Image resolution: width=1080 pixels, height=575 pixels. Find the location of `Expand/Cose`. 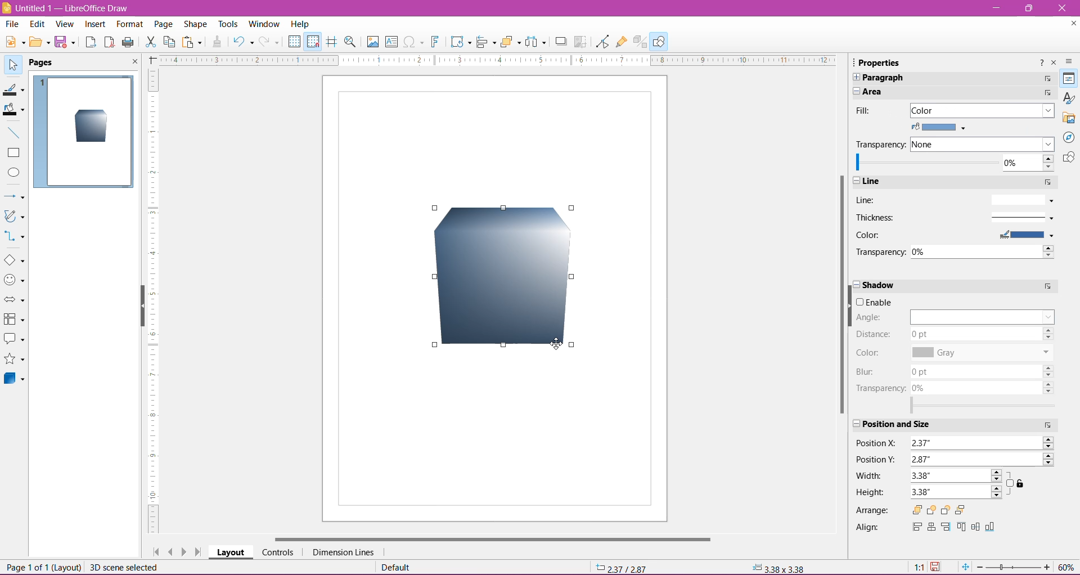

Expand/Cose is located at coordinates (853, 421).